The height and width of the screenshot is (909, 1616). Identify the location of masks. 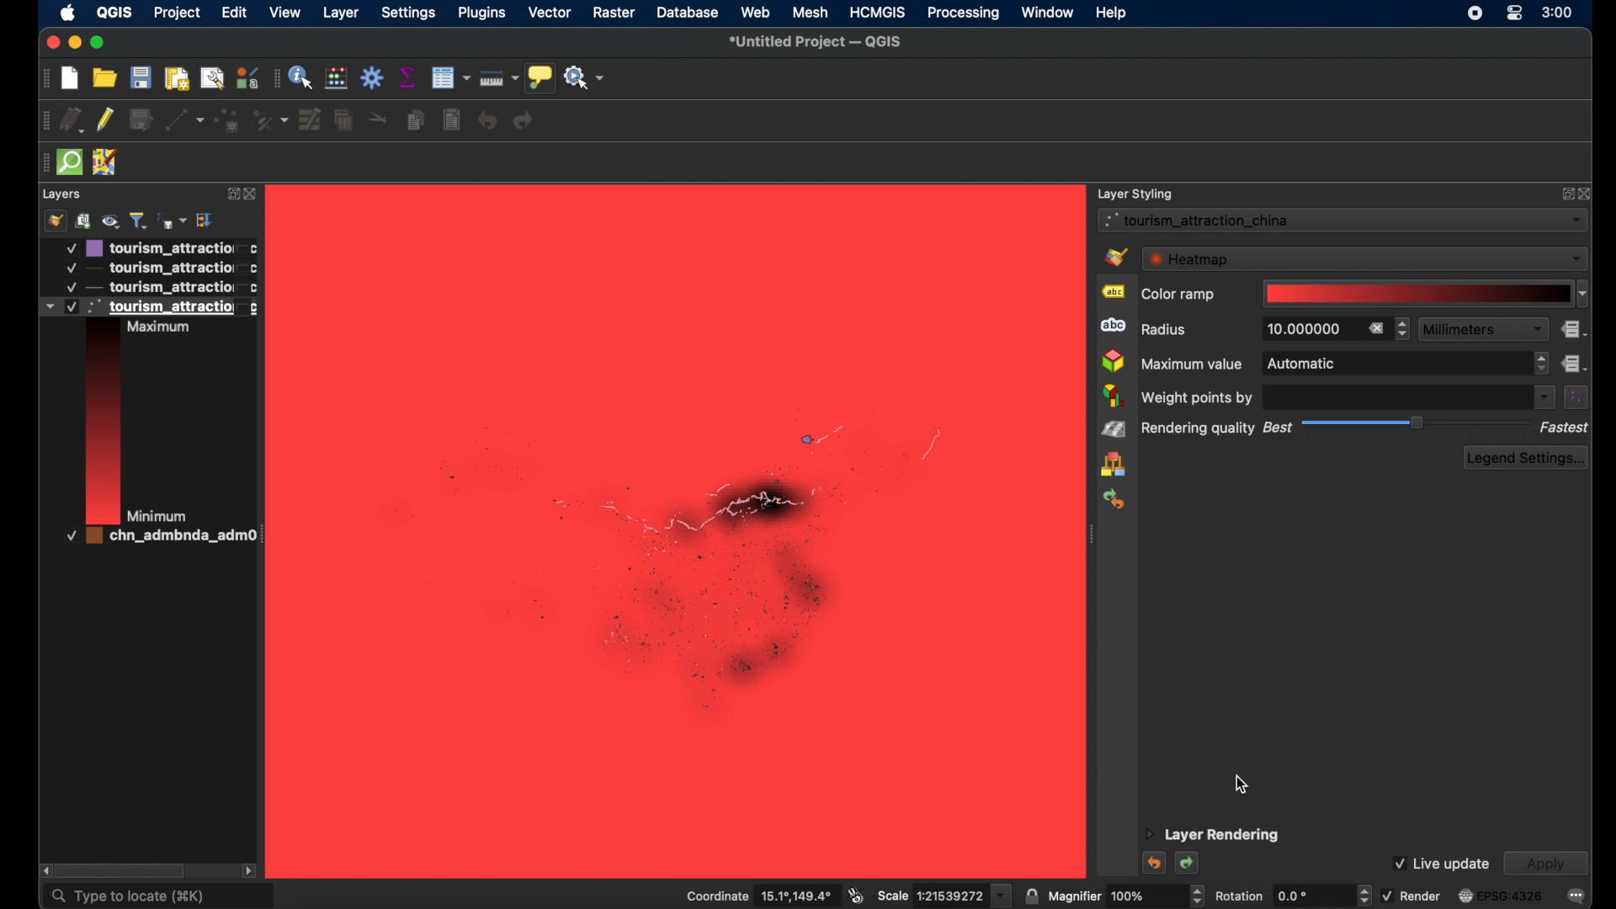
(1111, 327).